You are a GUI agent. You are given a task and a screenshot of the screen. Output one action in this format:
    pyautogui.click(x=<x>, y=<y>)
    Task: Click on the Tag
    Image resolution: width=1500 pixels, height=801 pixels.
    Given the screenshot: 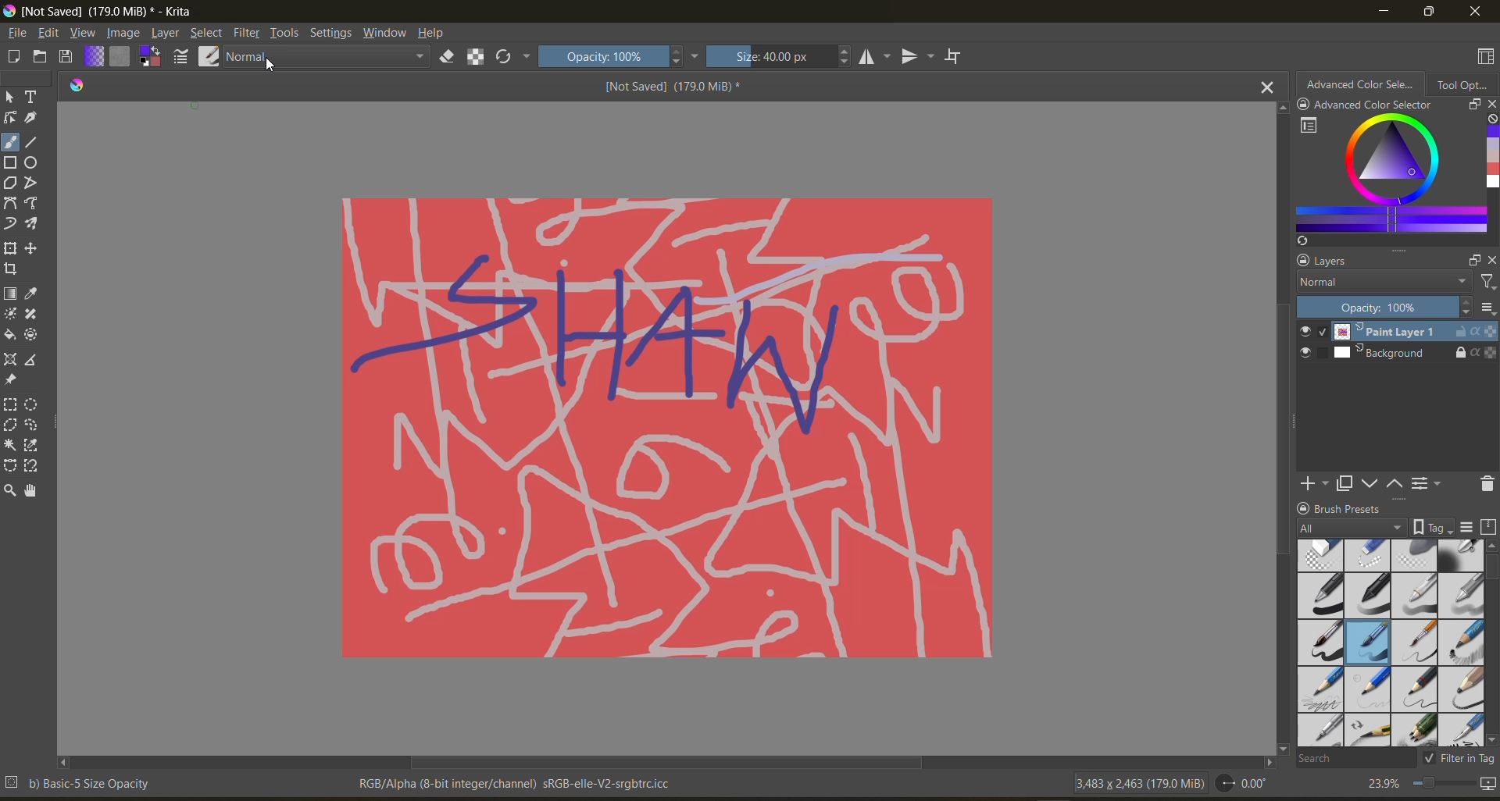 What is the action you would take?
    pyautogui.click(x=1434, y=527)
    